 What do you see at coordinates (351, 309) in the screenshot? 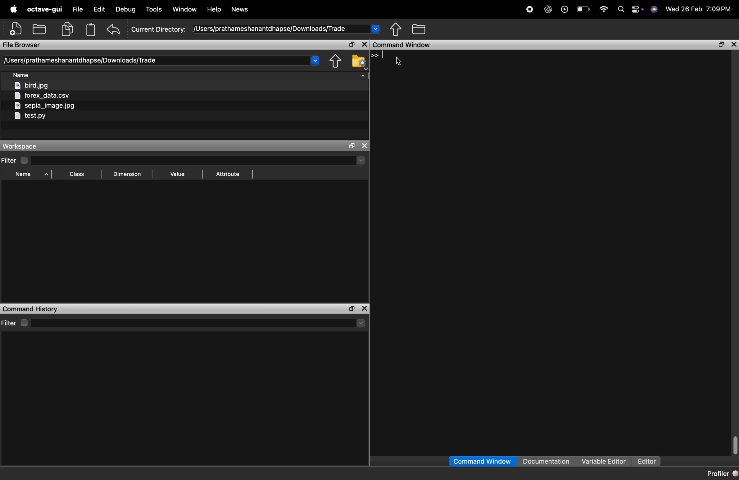
I see `maximize` at bounding box center [351, 309].